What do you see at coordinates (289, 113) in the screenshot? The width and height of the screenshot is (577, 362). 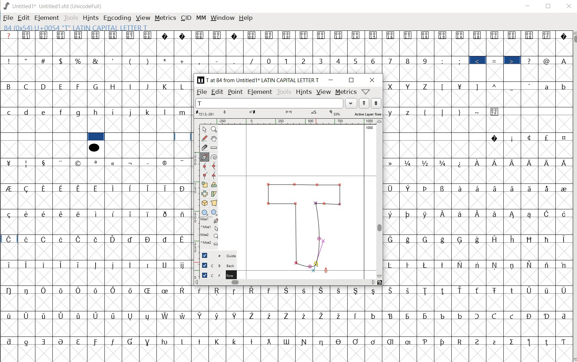 I see `active layer: fore` at bounding box center [289, 113].